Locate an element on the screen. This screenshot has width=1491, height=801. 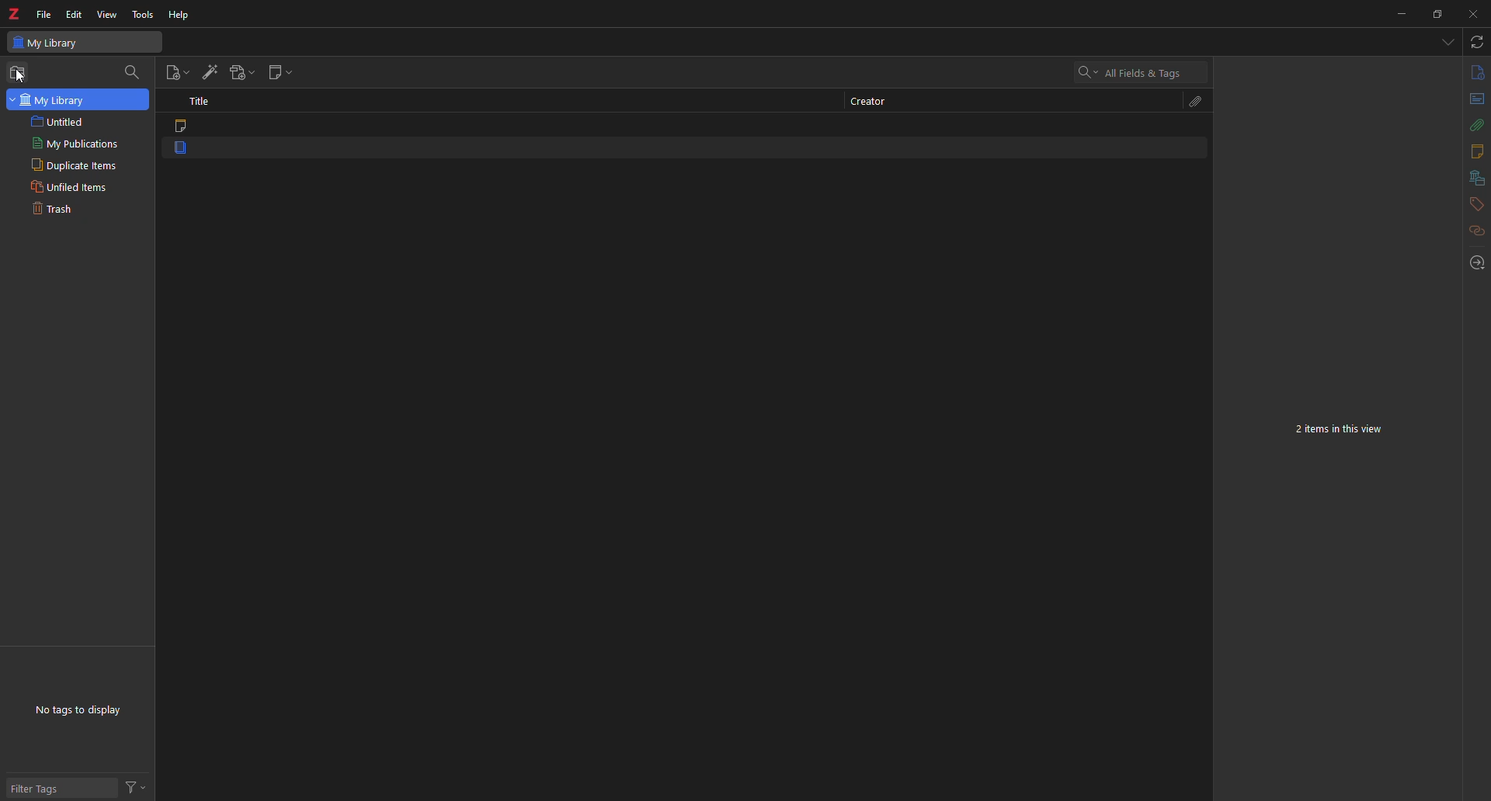
info is located at coordinates (1474, 74).